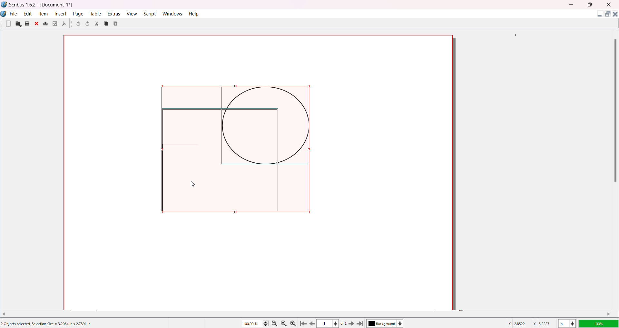  I want to click on Zoom Increase/Decrease, so click(267, 323).